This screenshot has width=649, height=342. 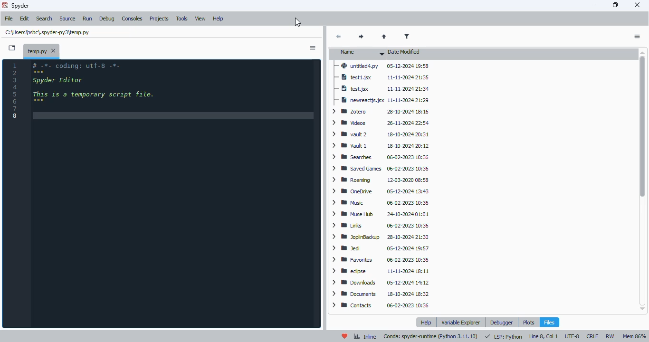 What do you see at coordinates (219, 19) in the screenshot?
I see `help` at bounding box center [219, 19].